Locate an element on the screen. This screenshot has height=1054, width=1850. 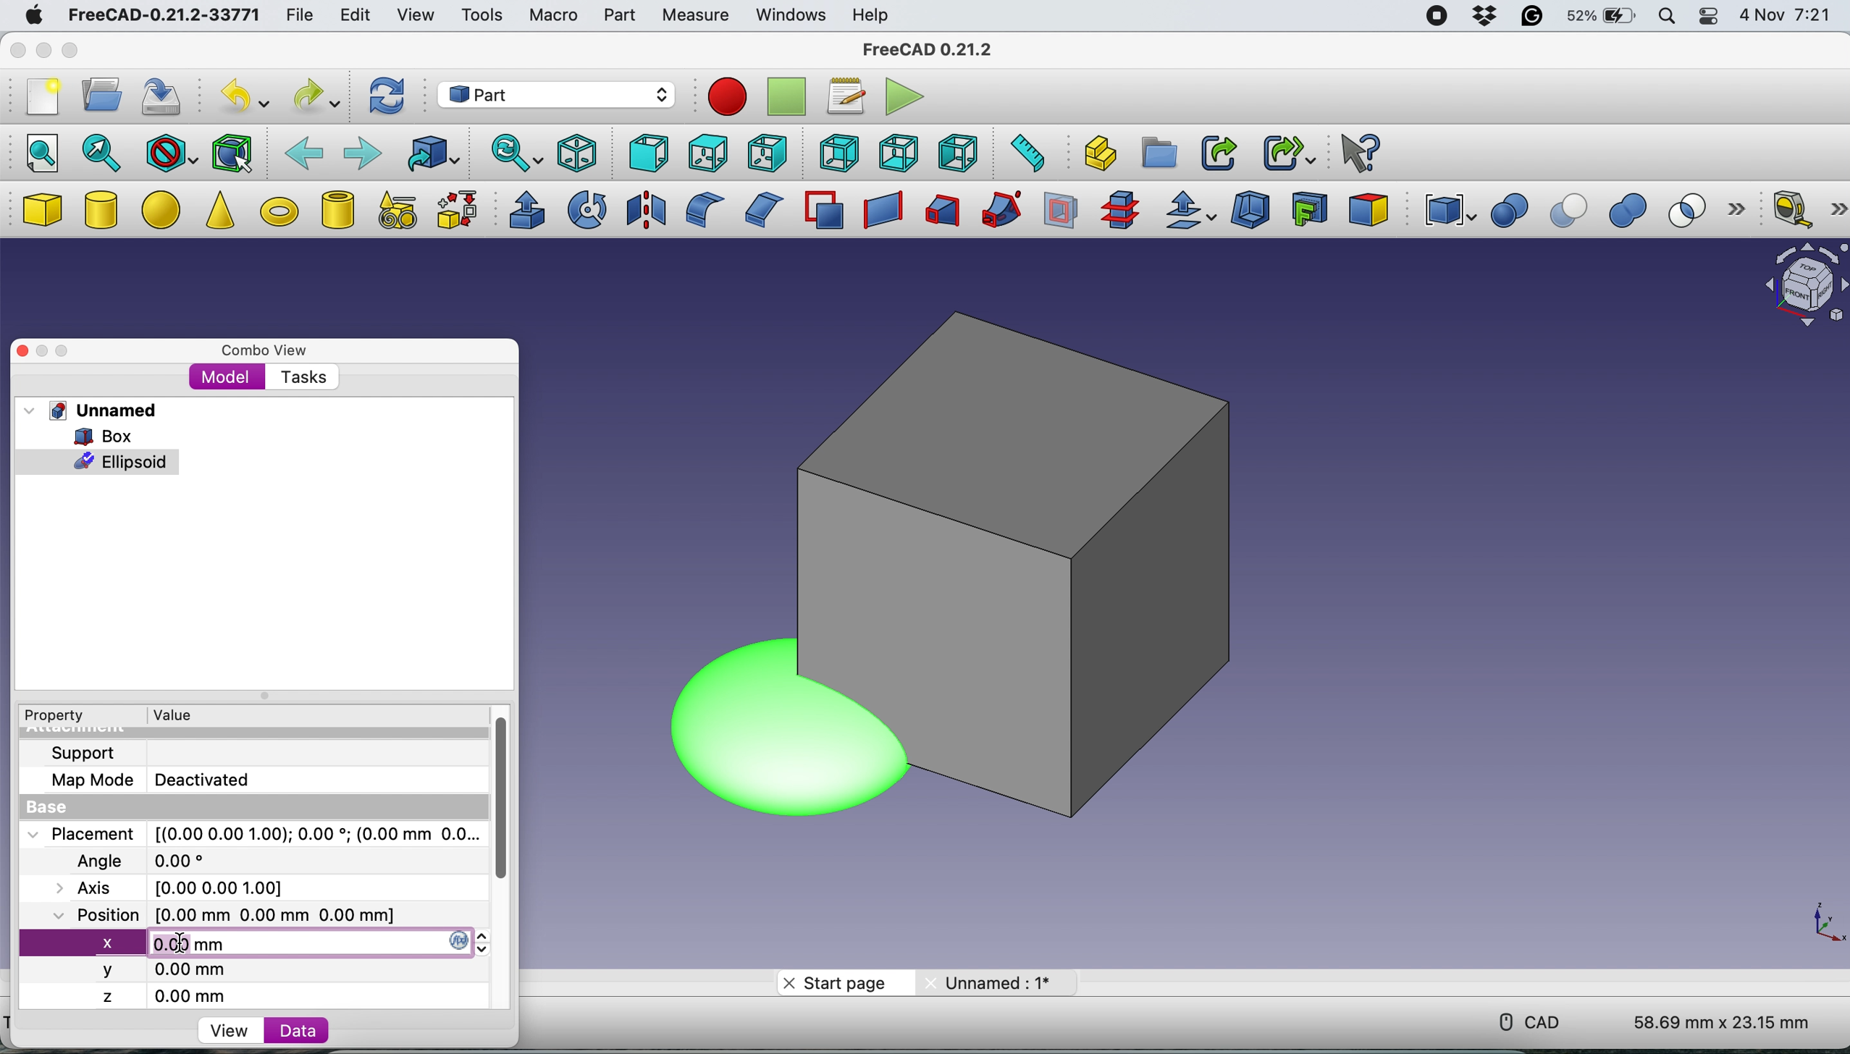
chamfer is located at coordinates (761, 208).